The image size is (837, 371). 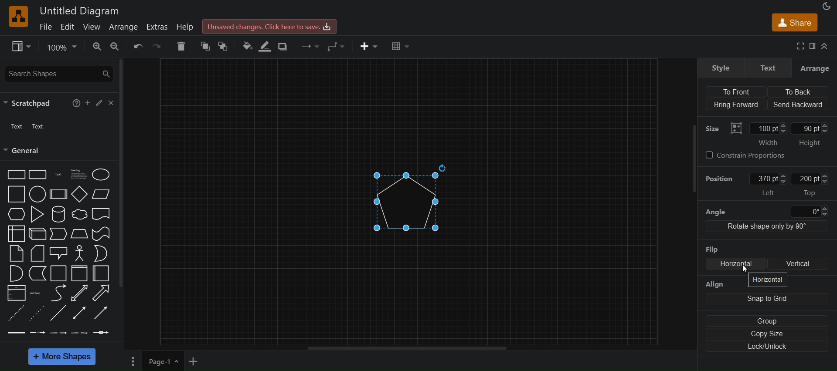 I want to click on Triangle, so click(x=37, y=214).